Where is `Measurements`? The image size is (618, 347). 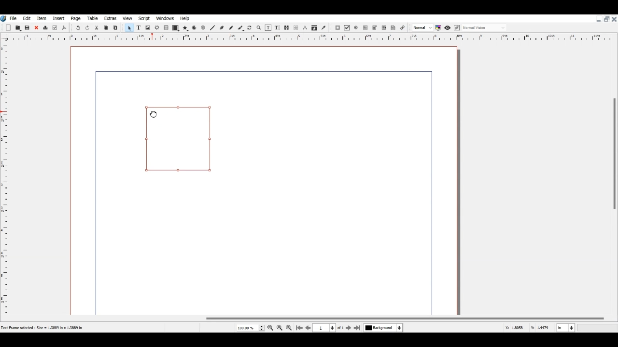 Measurements is located at coordinates (305, 28).